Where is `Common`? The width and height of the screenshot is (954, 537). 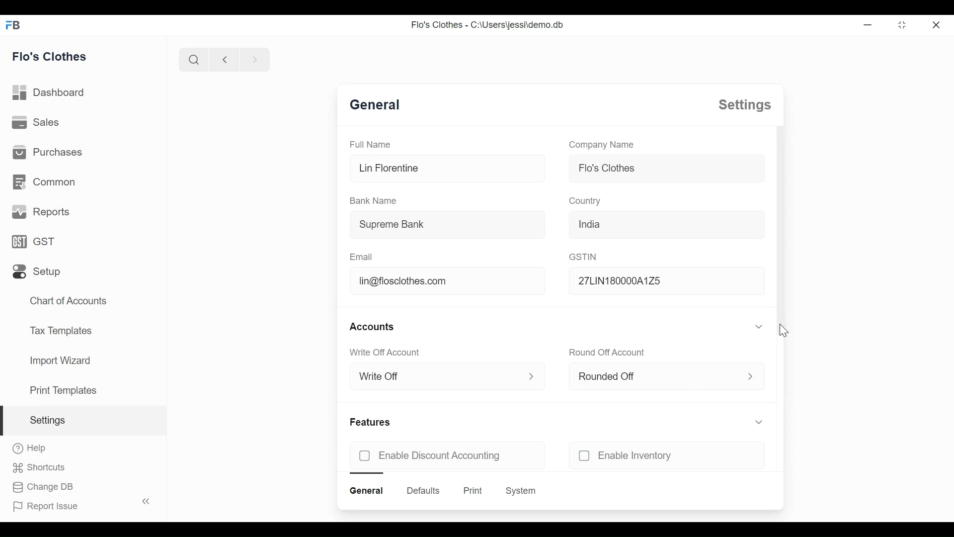 Common is located at coordinates (46, 183).